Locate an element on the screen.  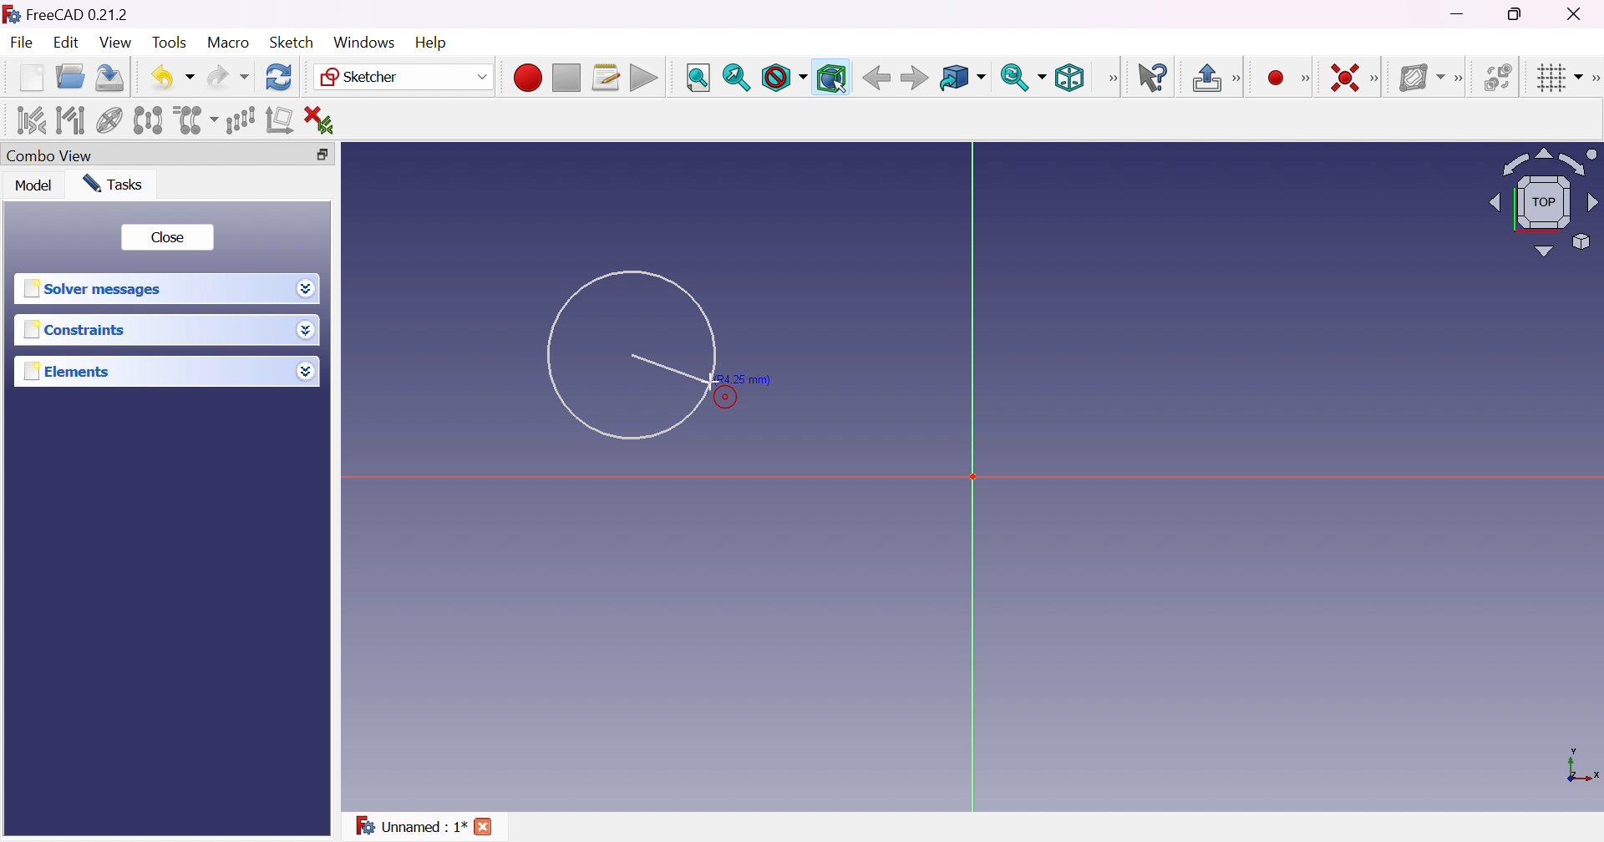
Viewing angle is located at coordinates (1544, 201).